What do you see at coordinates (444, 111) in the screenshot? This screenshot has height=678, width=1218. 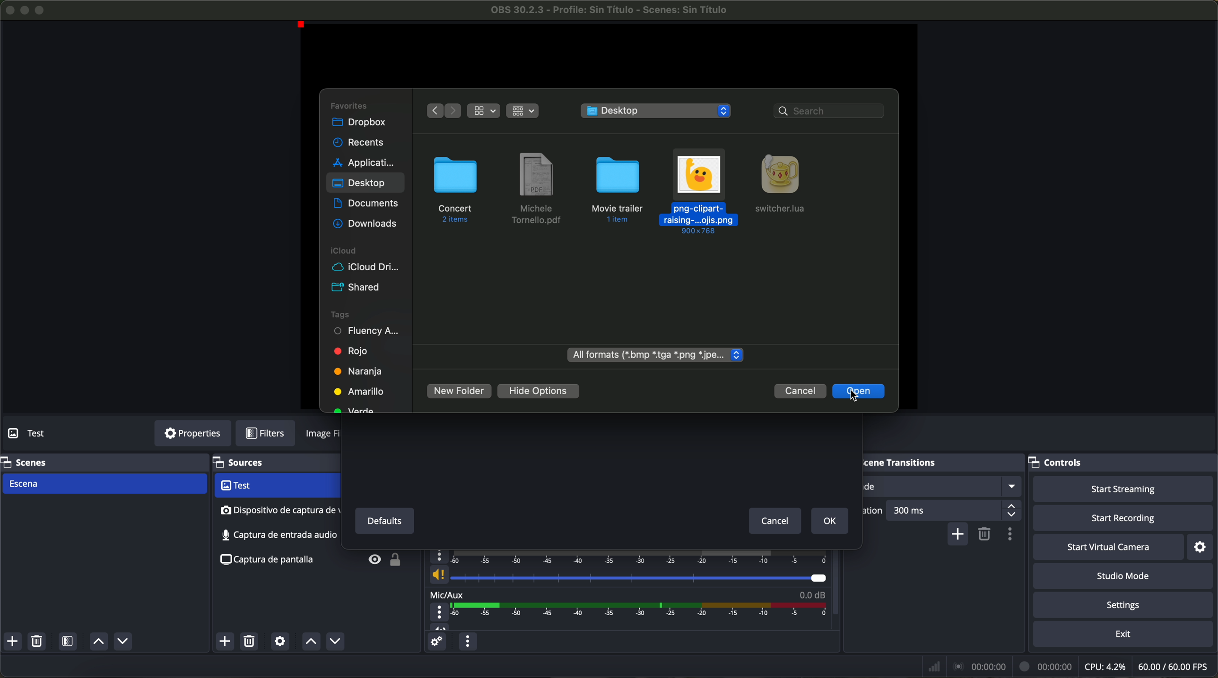 I see `navigate arrows` at bounding box center [444, 111].